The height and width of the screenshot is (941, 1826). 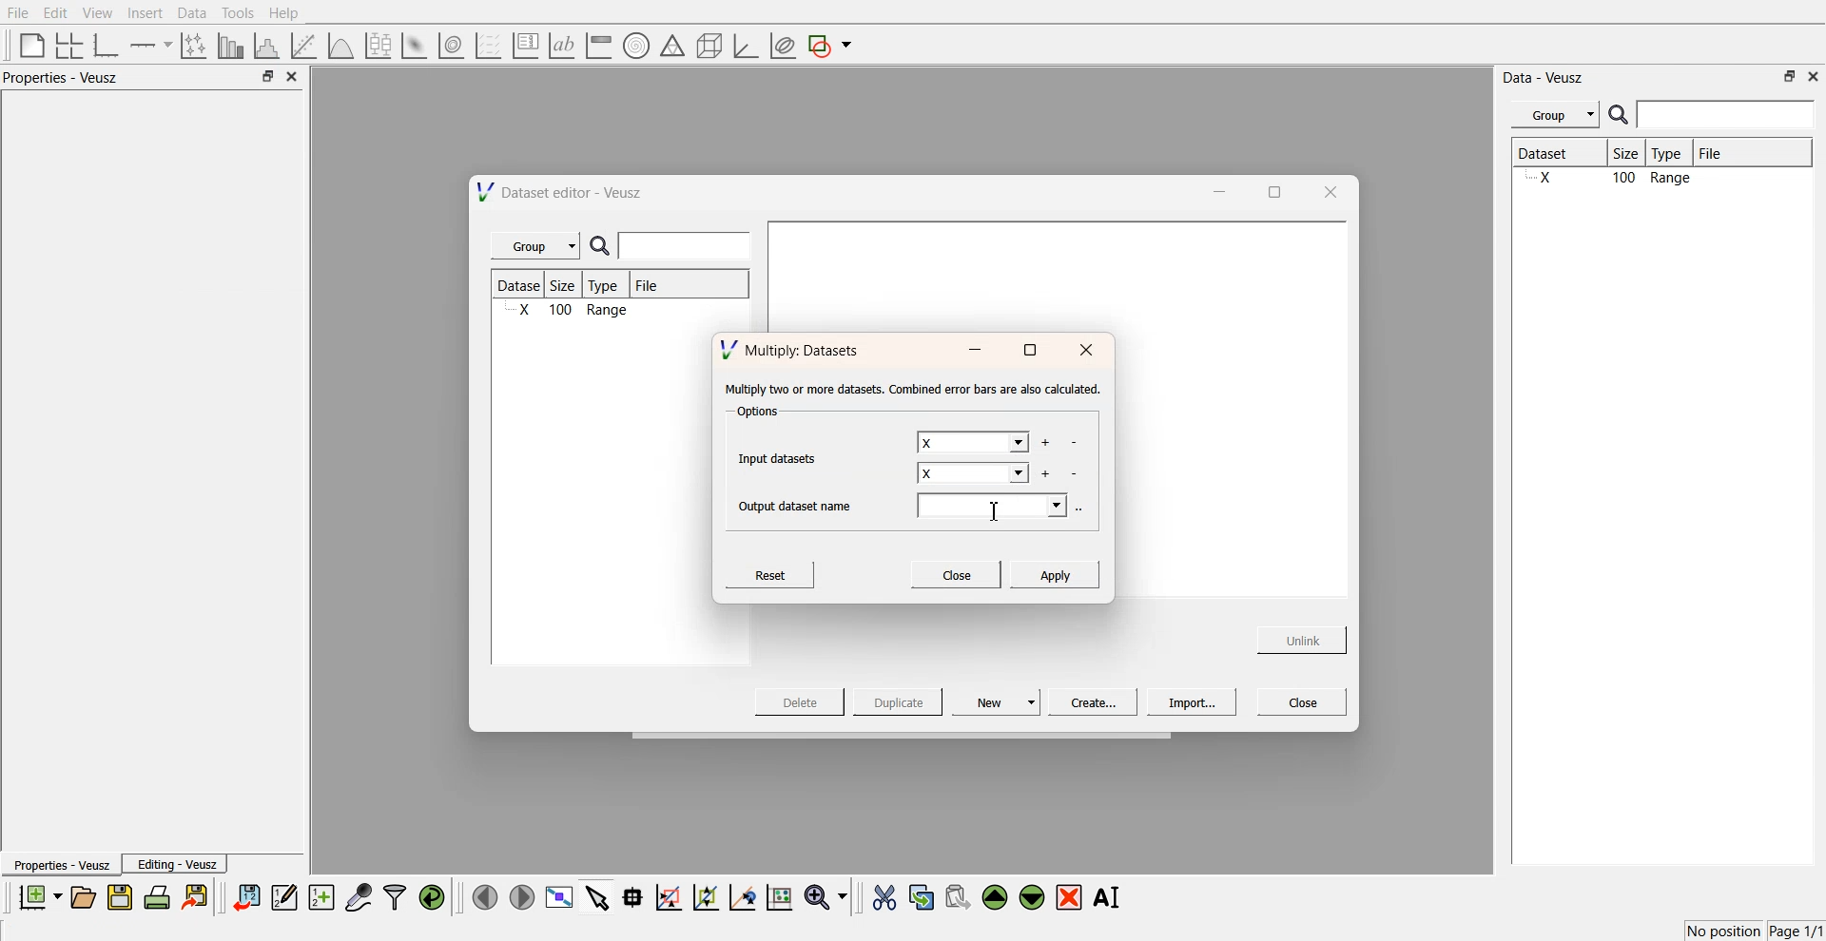 What do you see at coordinates (305, 44) in the screenshot?
I see `fit a function` at bounding box center [305, 44].